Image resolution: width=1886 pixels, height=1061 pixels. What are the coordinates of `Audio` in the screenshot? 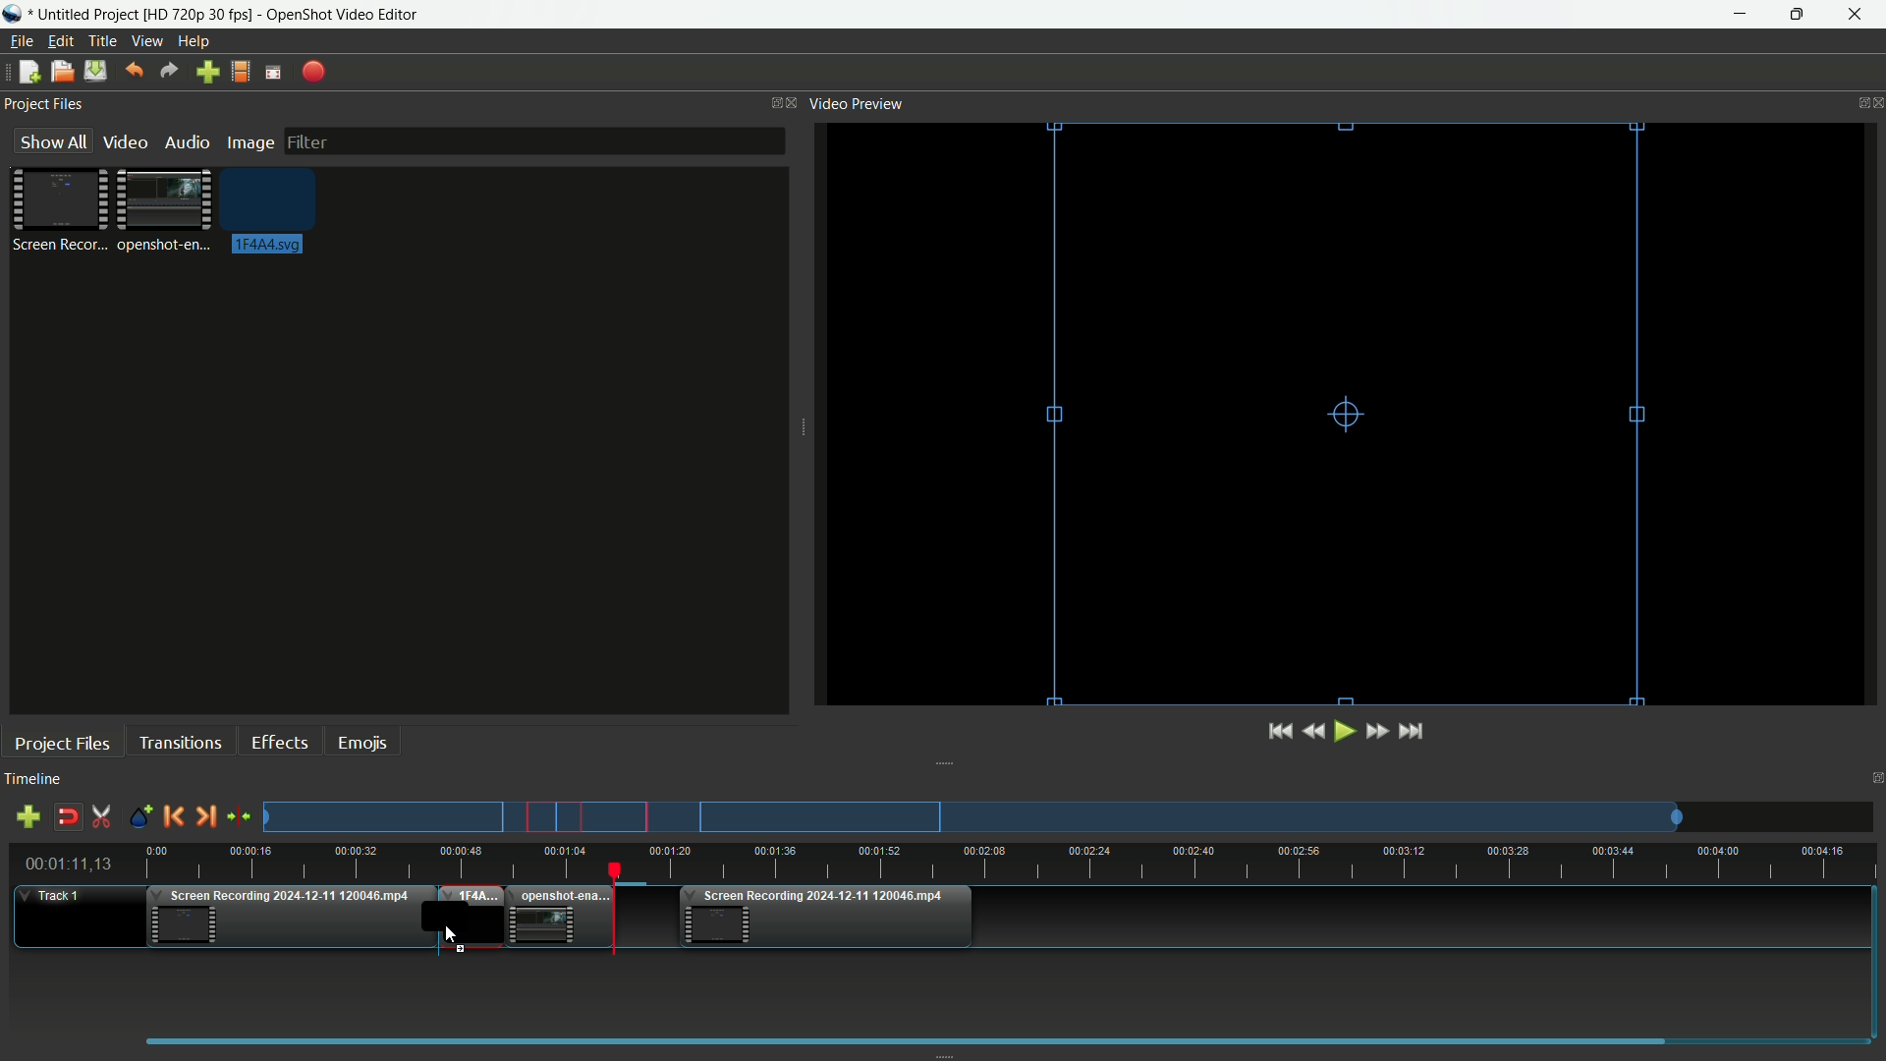 It's located at (187, 142).